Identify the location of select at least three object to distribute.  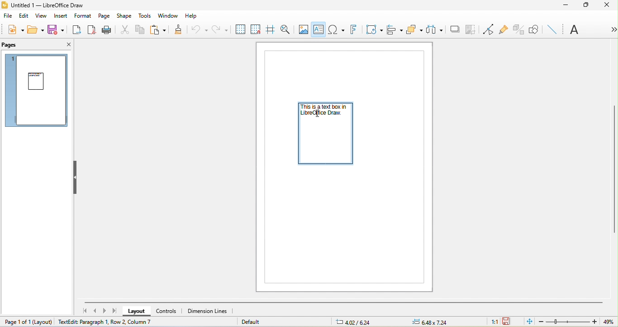
(434, 29).